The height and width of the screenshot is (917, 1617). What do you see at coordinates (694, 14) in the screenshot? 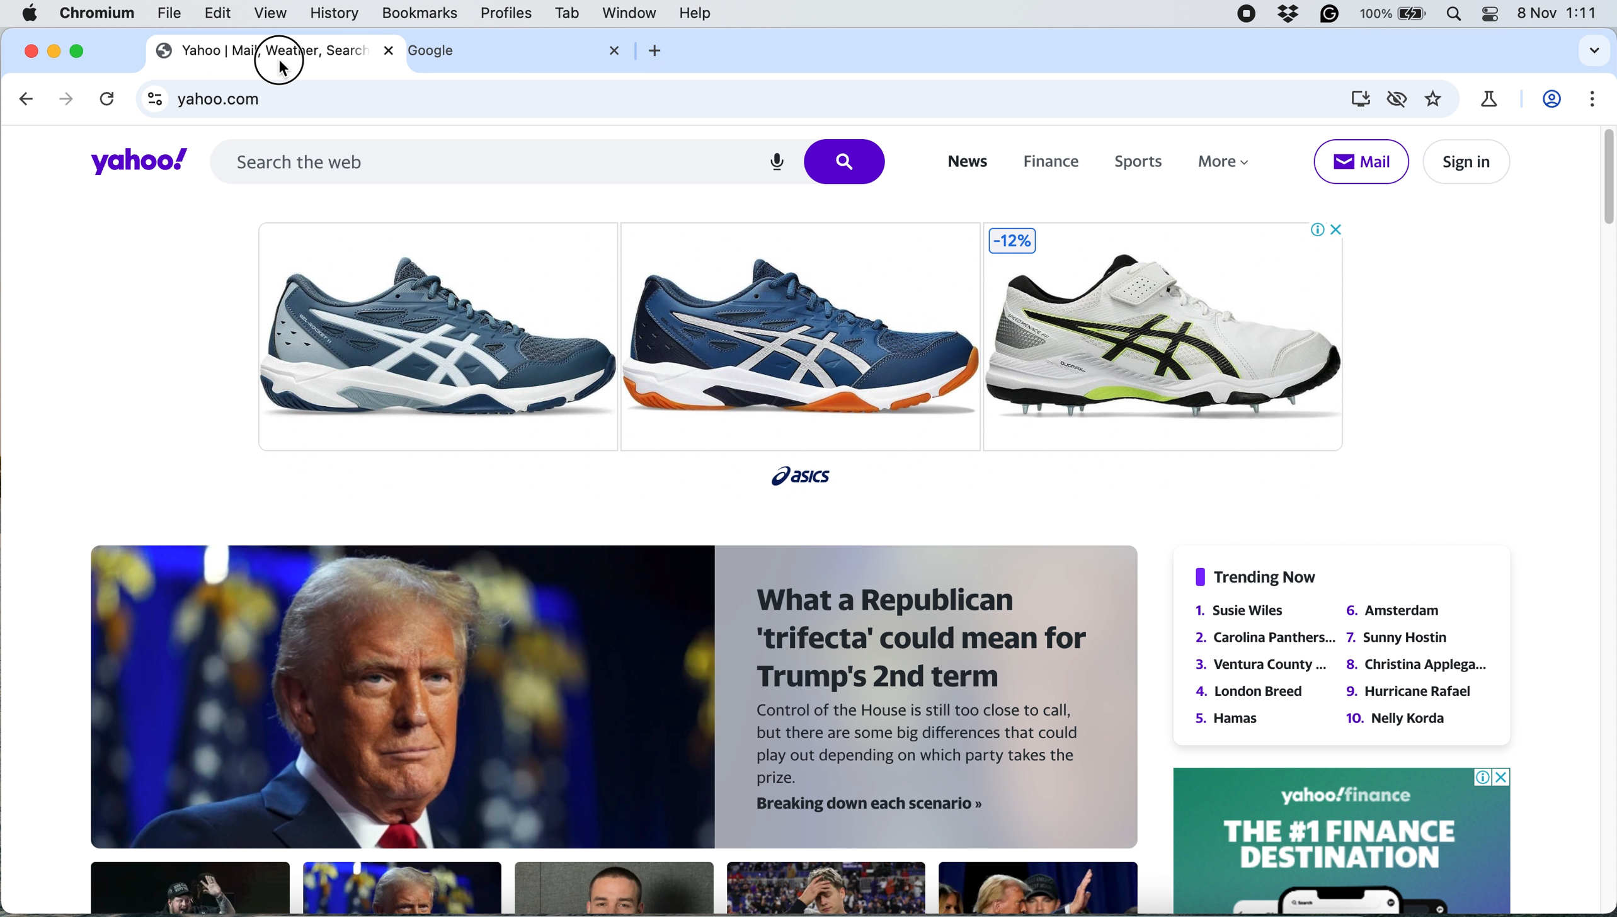
I see `help` at bounding box center [694, 14].